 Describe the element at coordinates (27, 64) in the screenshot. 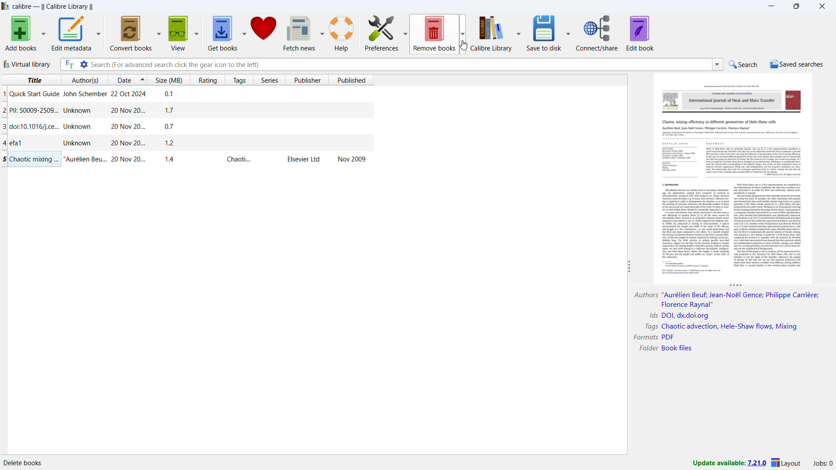

I see `virtual library` at that location.